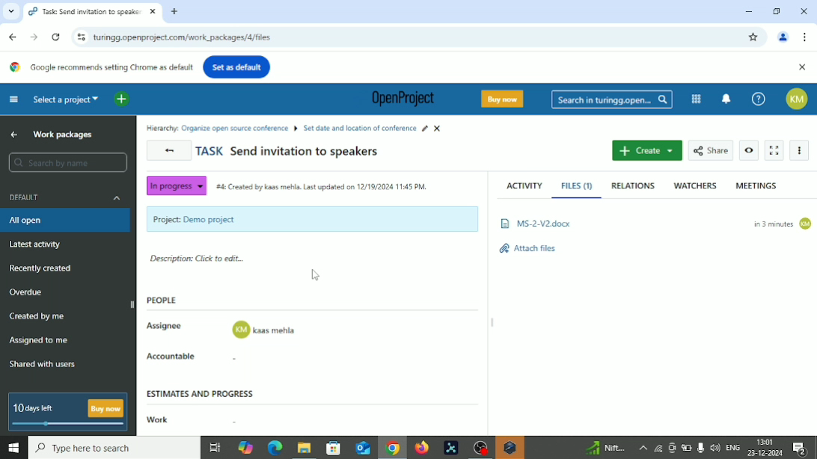 Image resolution: width=817 pixels, height=459 pixels. I want to click on Task view, so click(215, 449).